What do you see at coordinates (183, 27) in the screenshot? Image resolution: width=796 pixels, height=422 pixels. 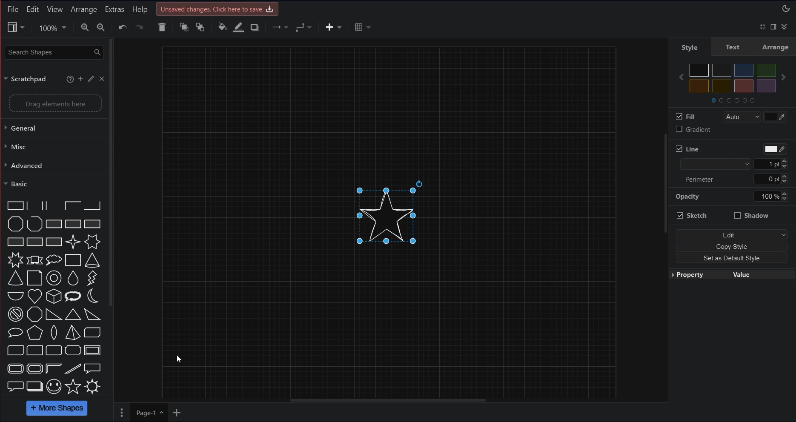 I see `To Front` at bounding box center [183, 27].